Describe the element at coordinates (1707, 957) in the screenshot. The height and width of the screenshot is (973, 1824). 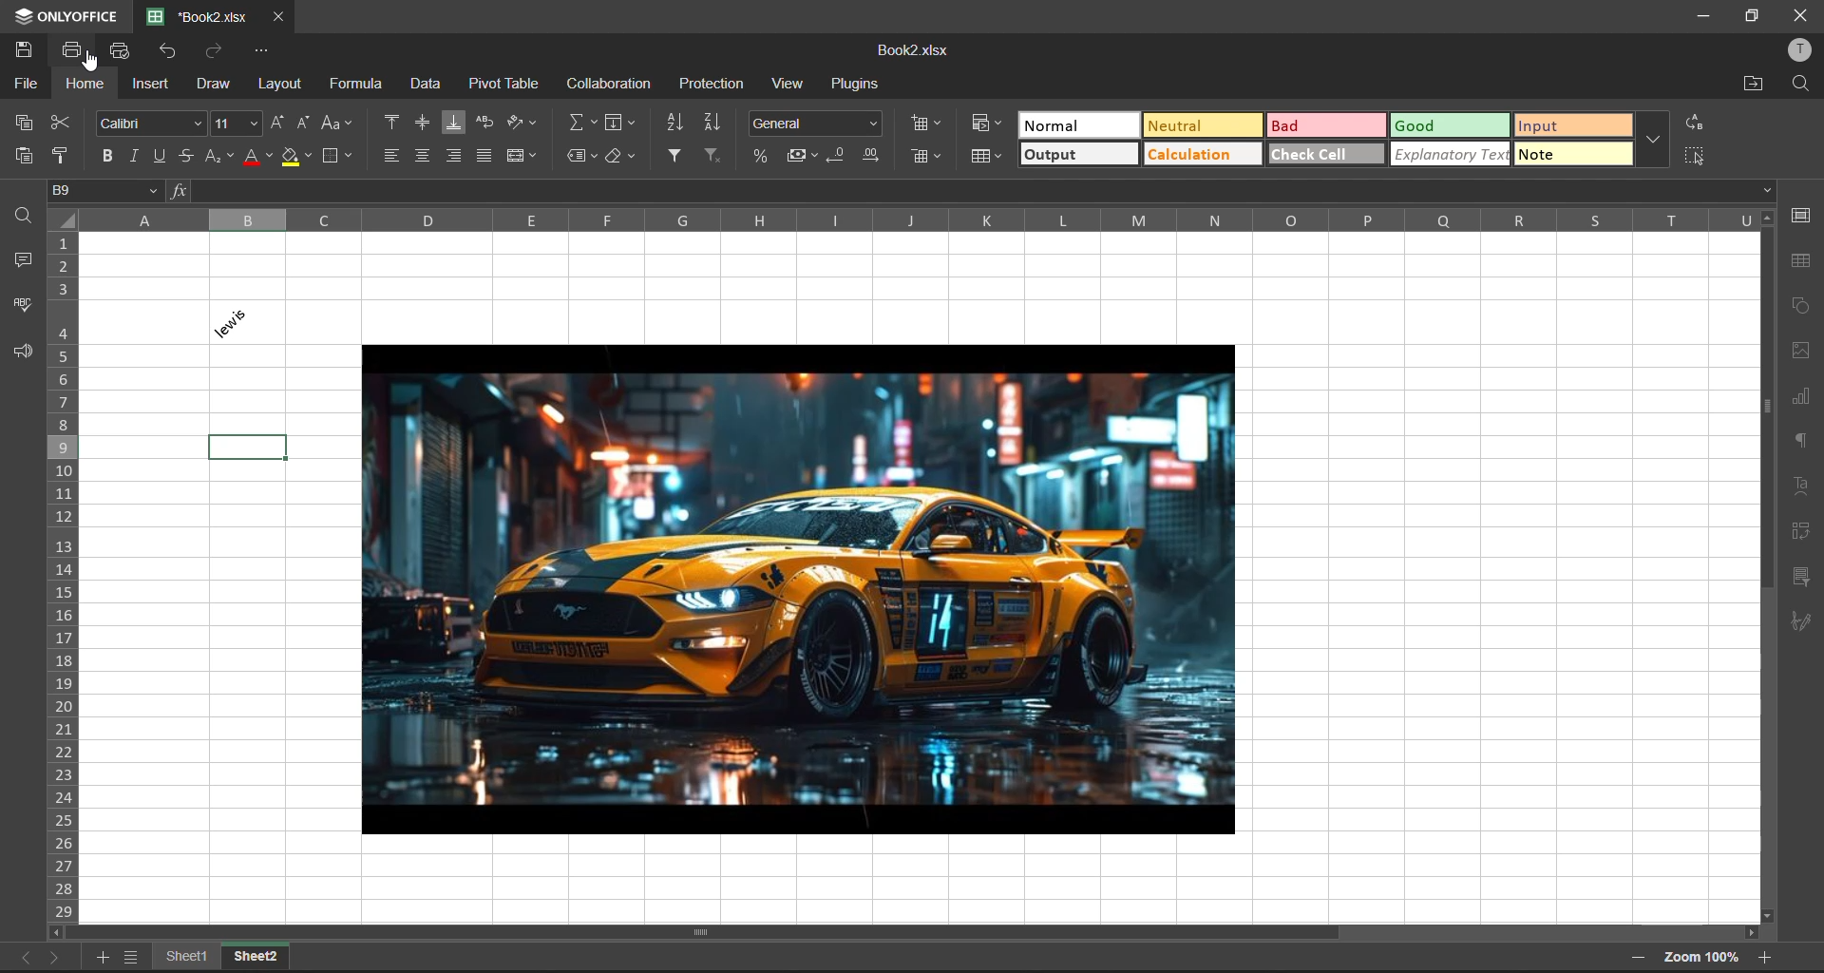
I see `zoom factor` at that location.